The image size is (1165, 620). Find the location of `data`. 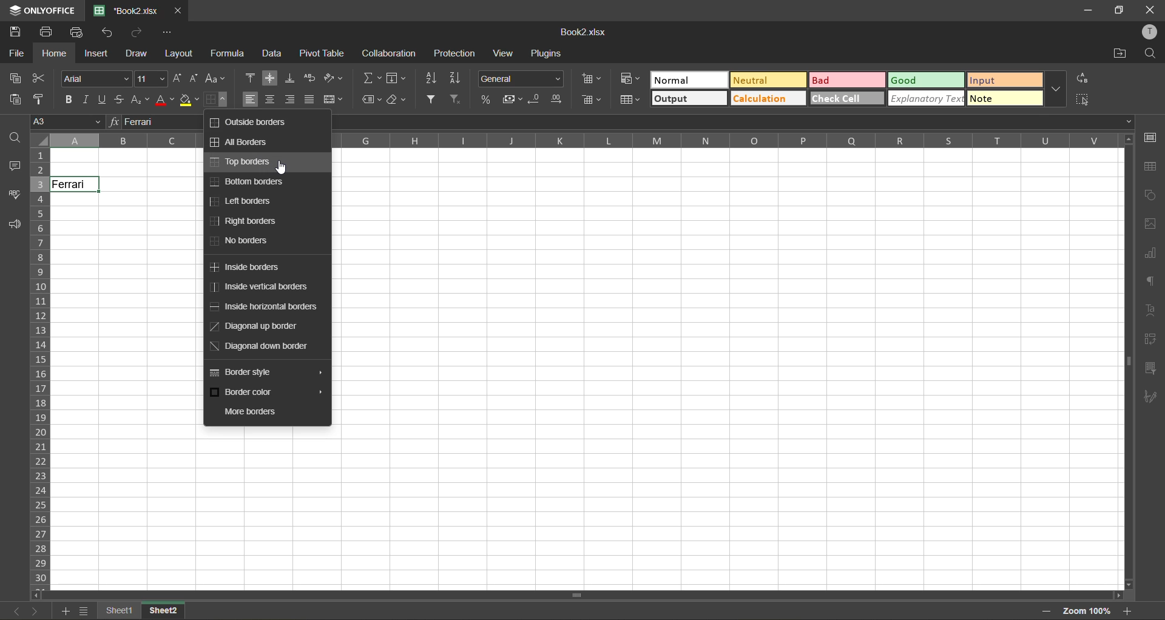

data is located at coordinates (274, 53).